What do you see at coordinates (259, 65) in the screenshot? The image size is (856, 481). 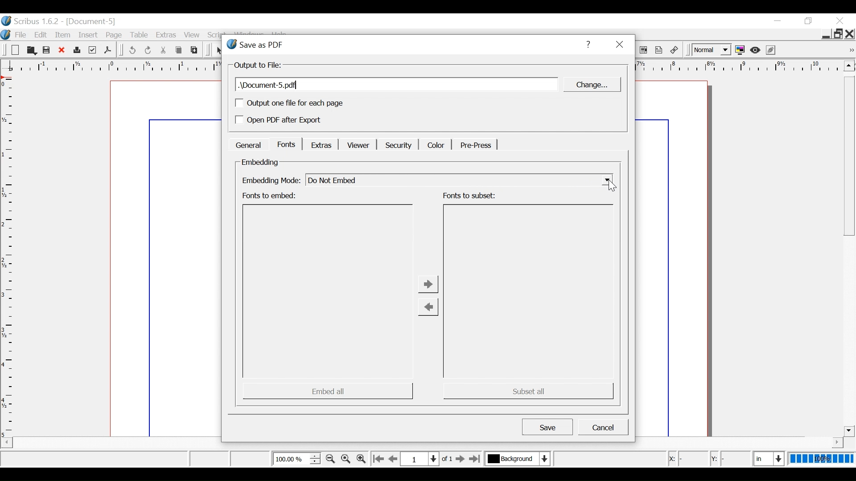 I see `Output of file` at bounding box center [259, 65].